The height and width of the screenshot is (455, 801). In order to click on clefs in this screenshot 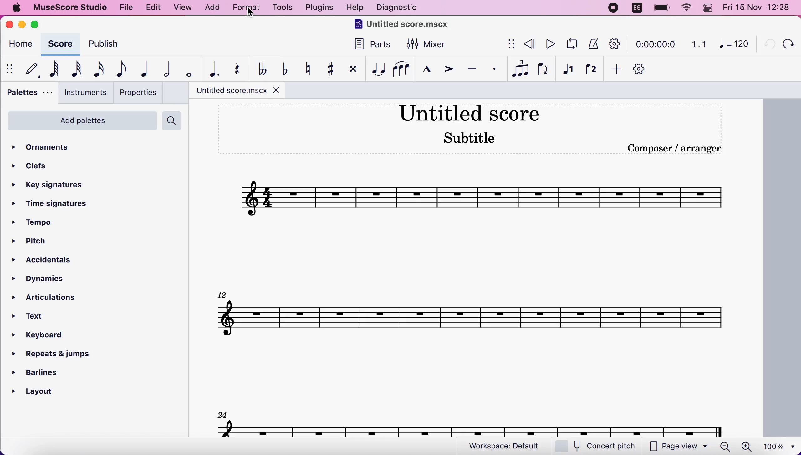, I will do `click(32, 166)`.